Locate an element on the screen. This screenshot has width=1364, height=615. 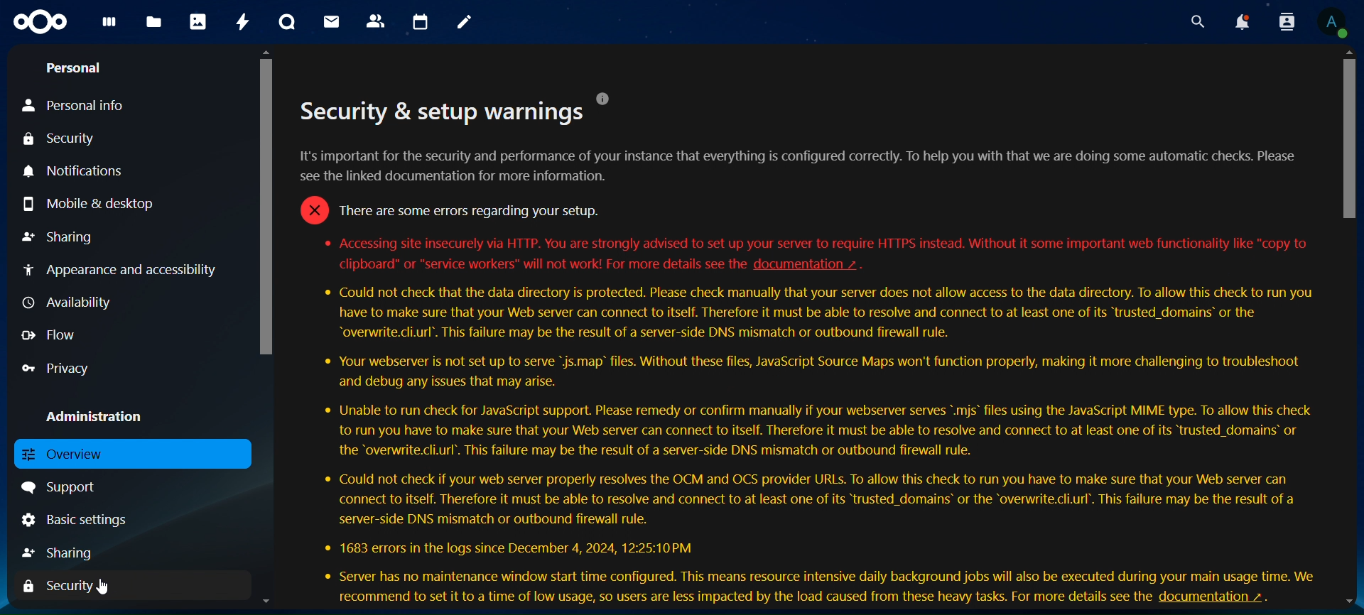
appearance and accessibilty is located at coordinates (124, 269).